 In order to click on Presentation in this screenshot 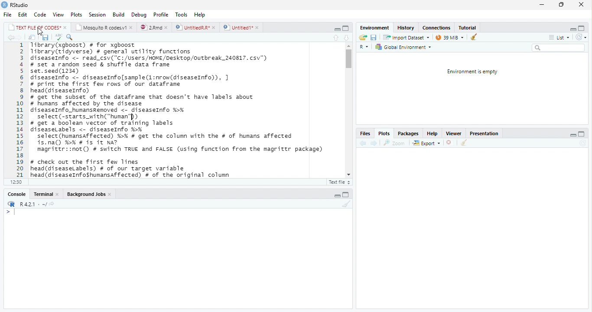, I will do `click(485, 133)`.